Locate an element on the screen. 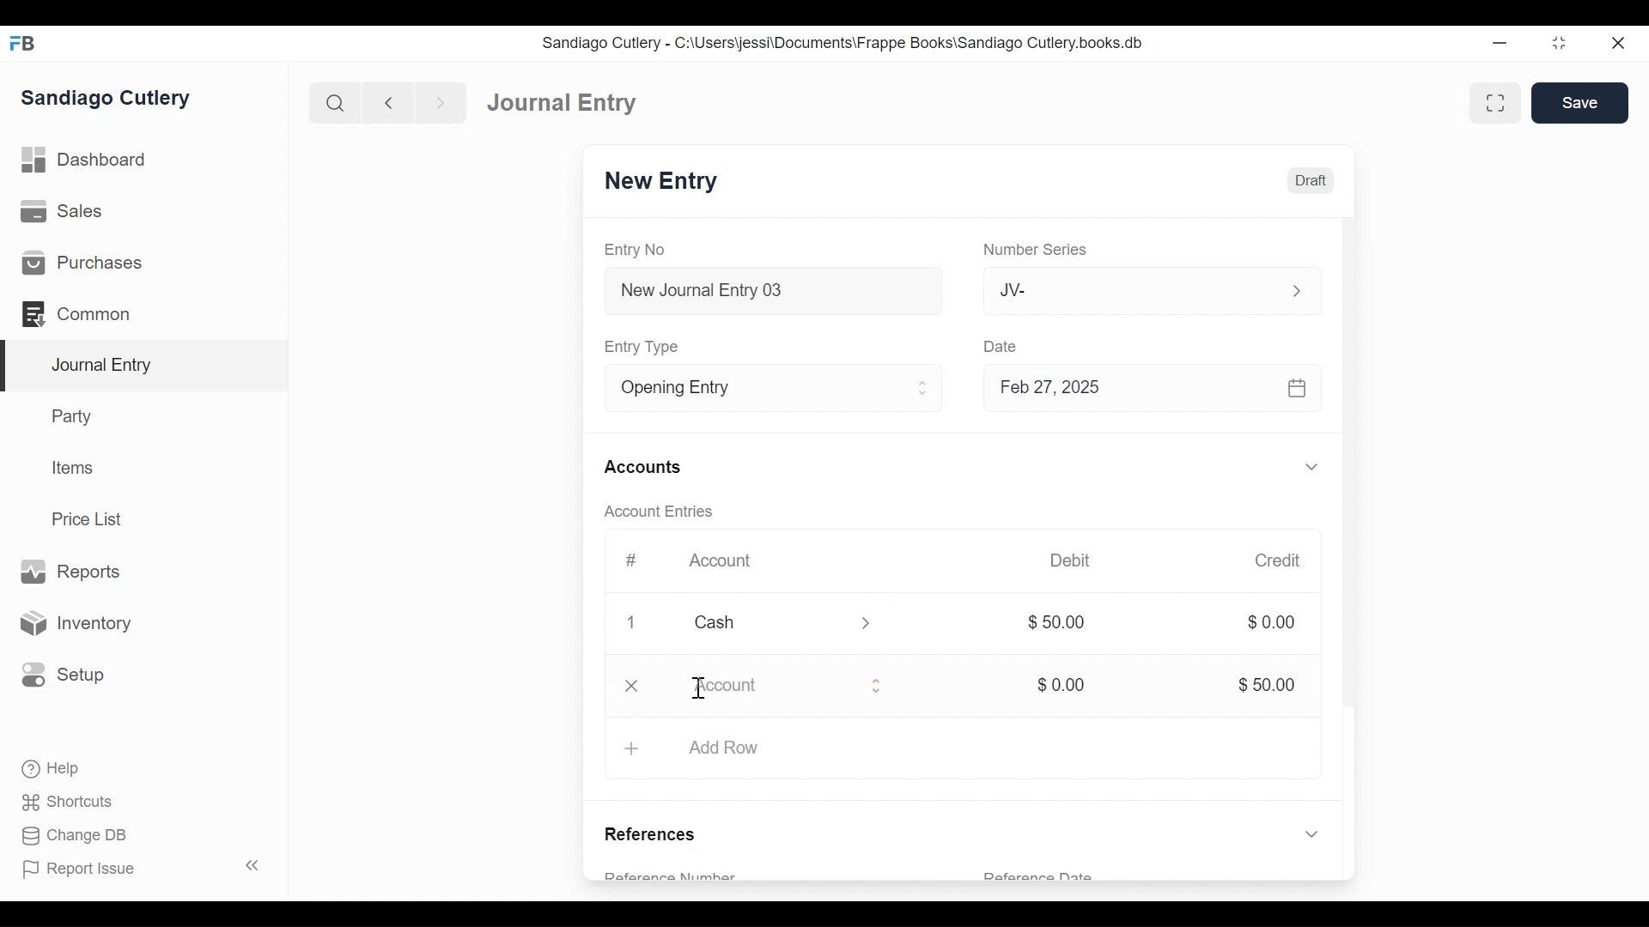 This screenshot has width=1649, height=927. Accounts is located at coordinates (642, 468).